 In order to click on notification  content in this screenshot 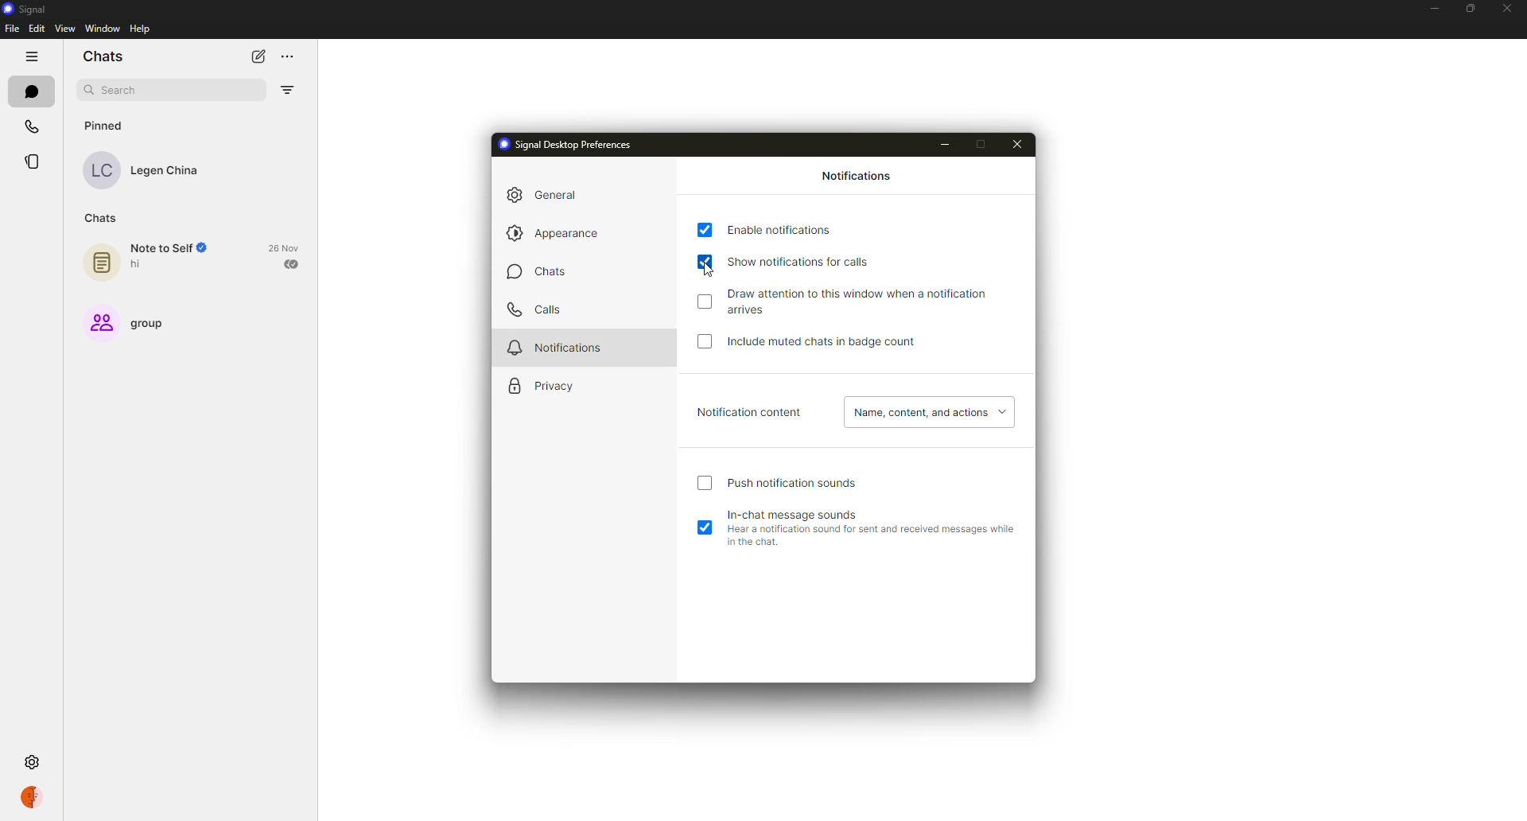, I will do `click(749, 410)`.